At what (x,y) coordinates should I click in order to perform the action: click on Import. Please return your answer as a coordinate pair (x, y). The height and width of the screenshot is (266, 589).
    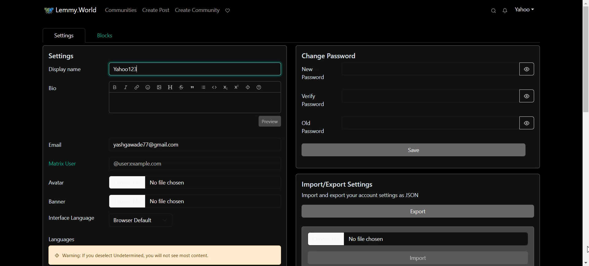
    Looking at the image, I should click on (419, 258).